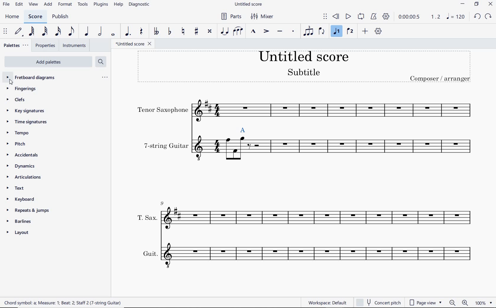 The width and height of the screenshot is (496, 308). I want to click on PARTS, so click(231, 17).